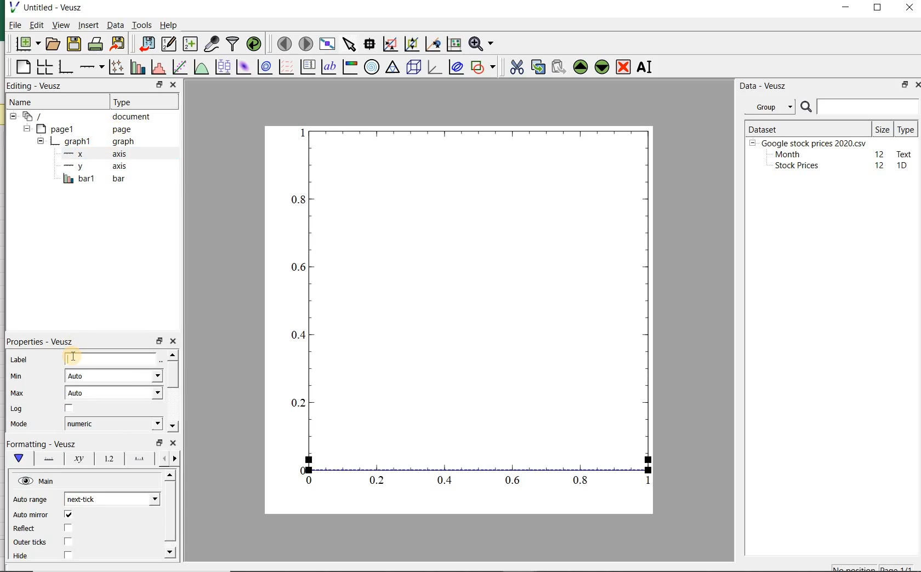 The image size is (921, 572). I want to click on renames the selected widget, so click(643, 68).